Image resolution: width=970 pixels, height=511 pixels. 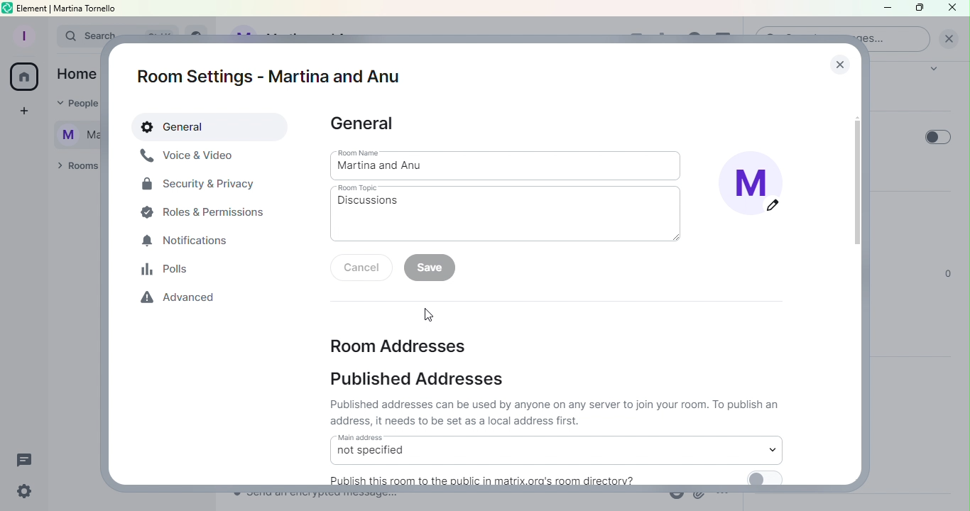 I want to click on Voice and video, so click(x=188, y=156).